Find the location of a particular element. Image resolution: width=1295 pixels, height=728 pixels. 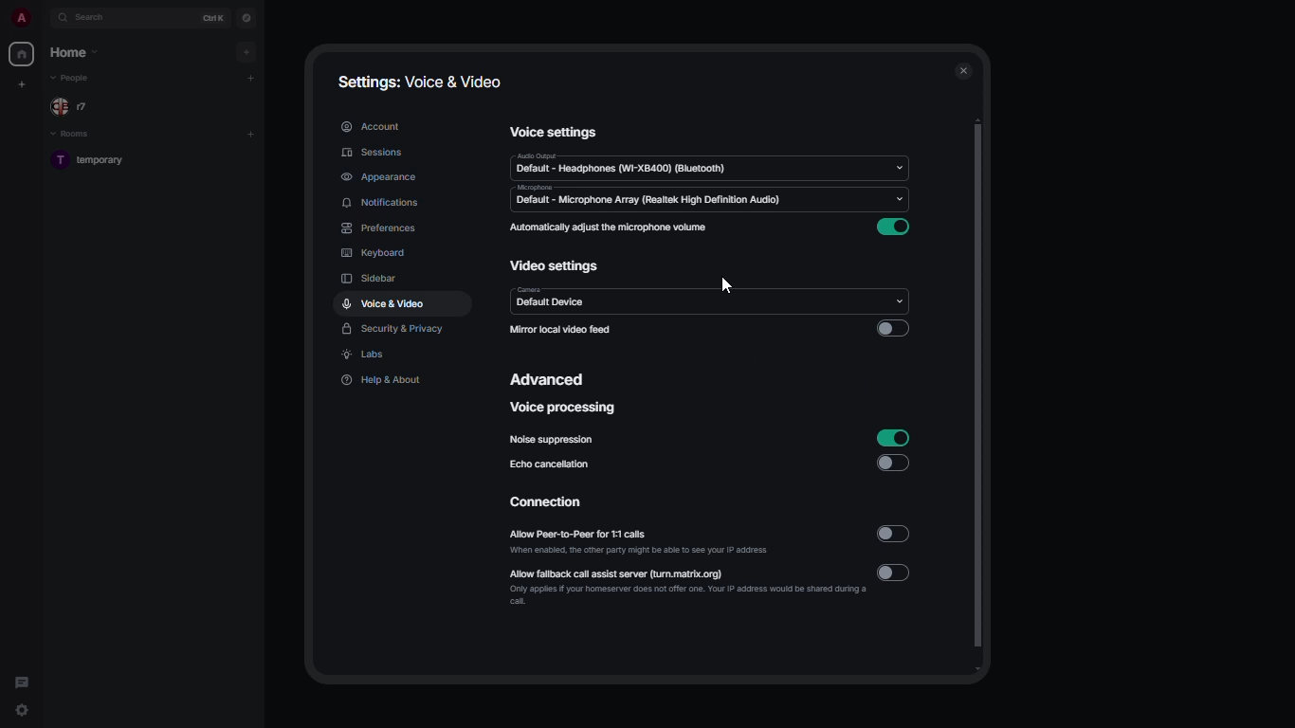

people is located at coordinates (73, 78).